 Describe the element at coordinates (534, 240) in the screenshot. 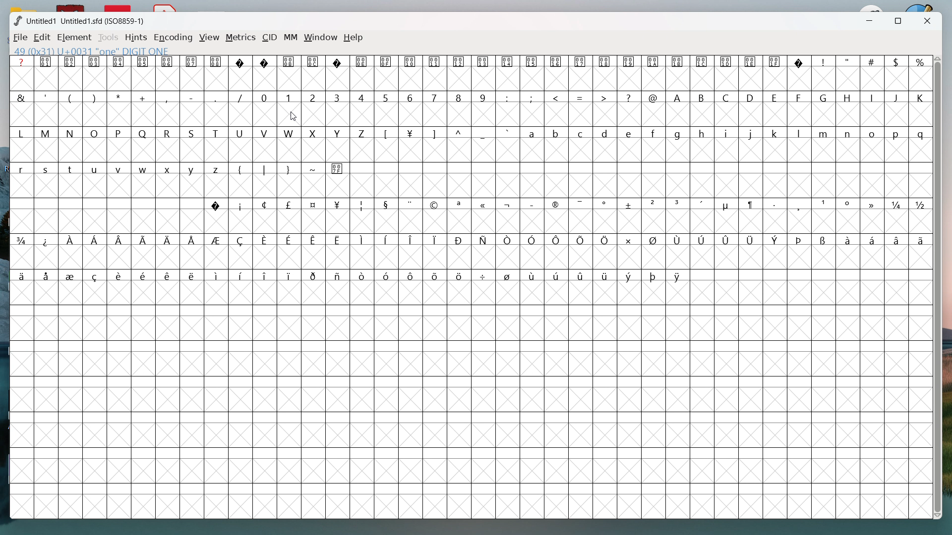

I see `symbol` at that location.